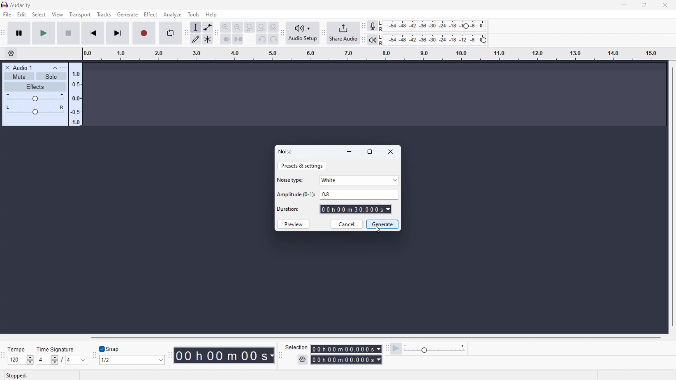  What do you see at coordinates (93, 33) in the screenshot?
I see `skip to the start` at bounding box center [93, 33].